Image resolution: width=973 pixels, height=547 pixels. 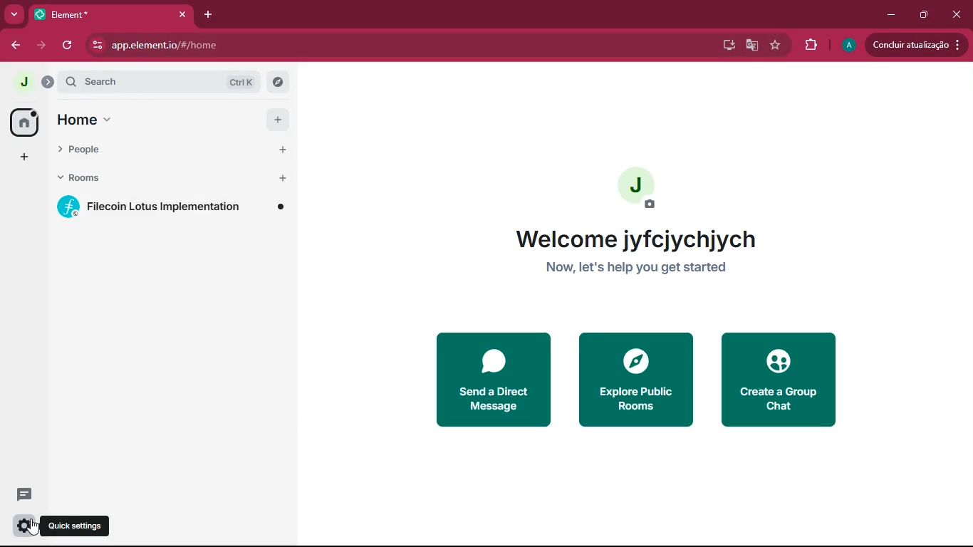 I want to click on Cursor, so click(x=33, y=528).